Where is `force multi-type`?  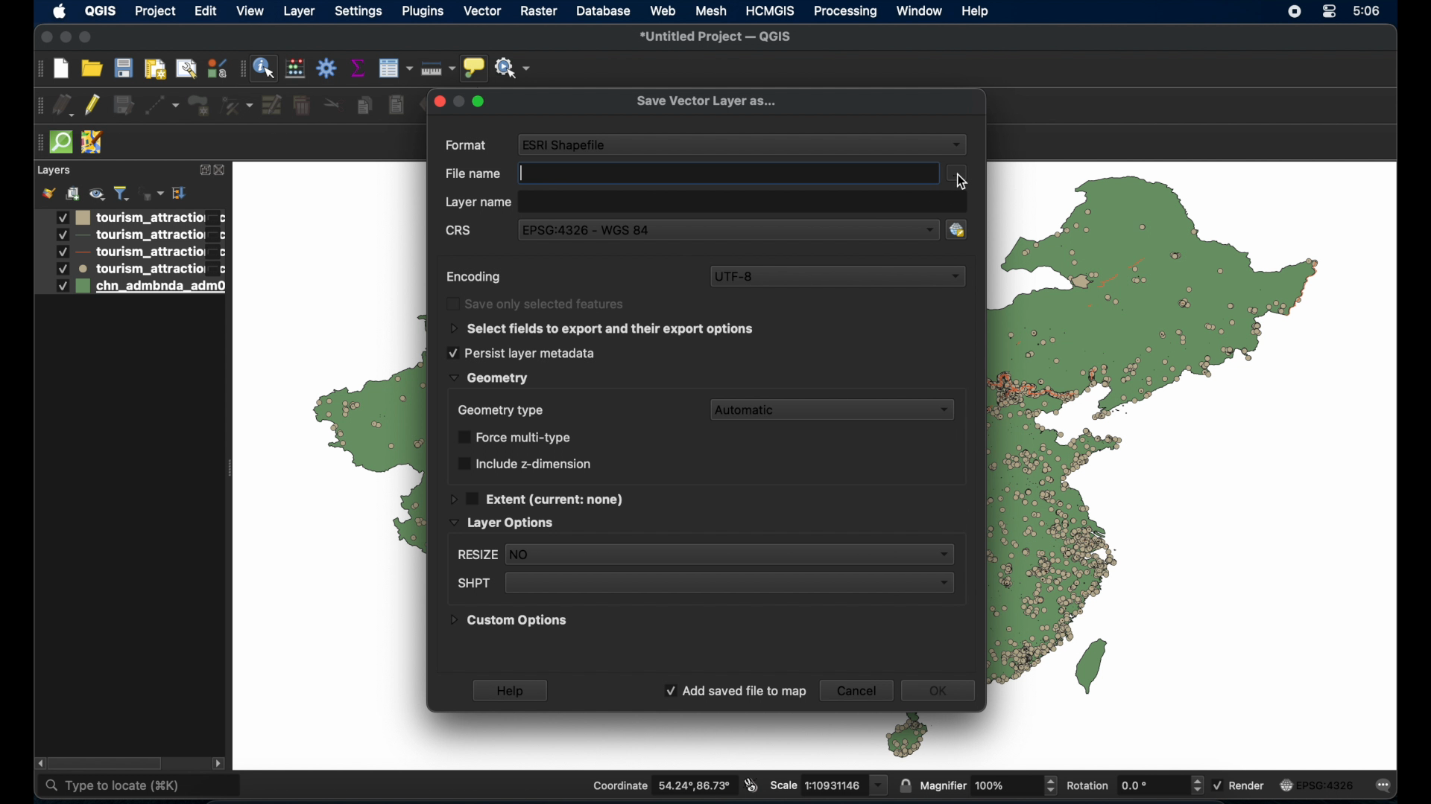 force multi-type is located at coordinates (518, 437).